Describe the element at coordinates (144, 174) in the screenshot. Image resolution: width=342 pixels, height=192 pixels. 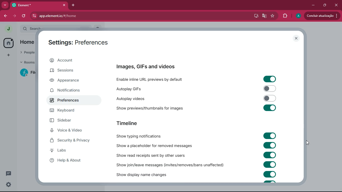
I see `show display name changed` at that location.